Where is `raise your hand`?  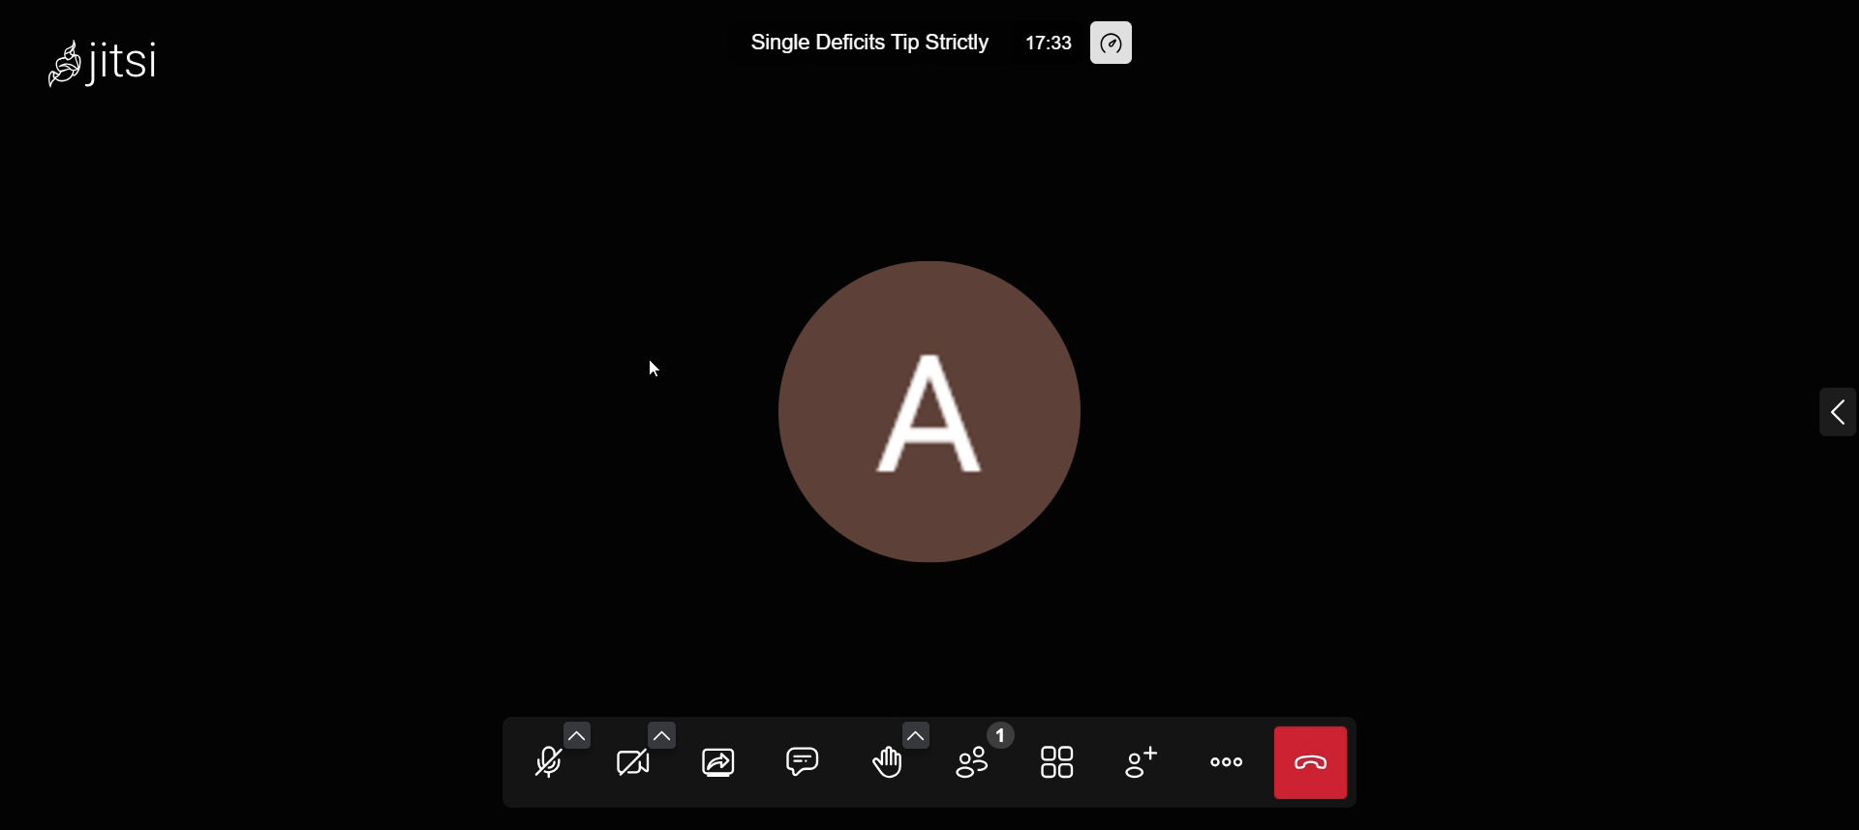
raise your hand is located at coordinates (883, 773).